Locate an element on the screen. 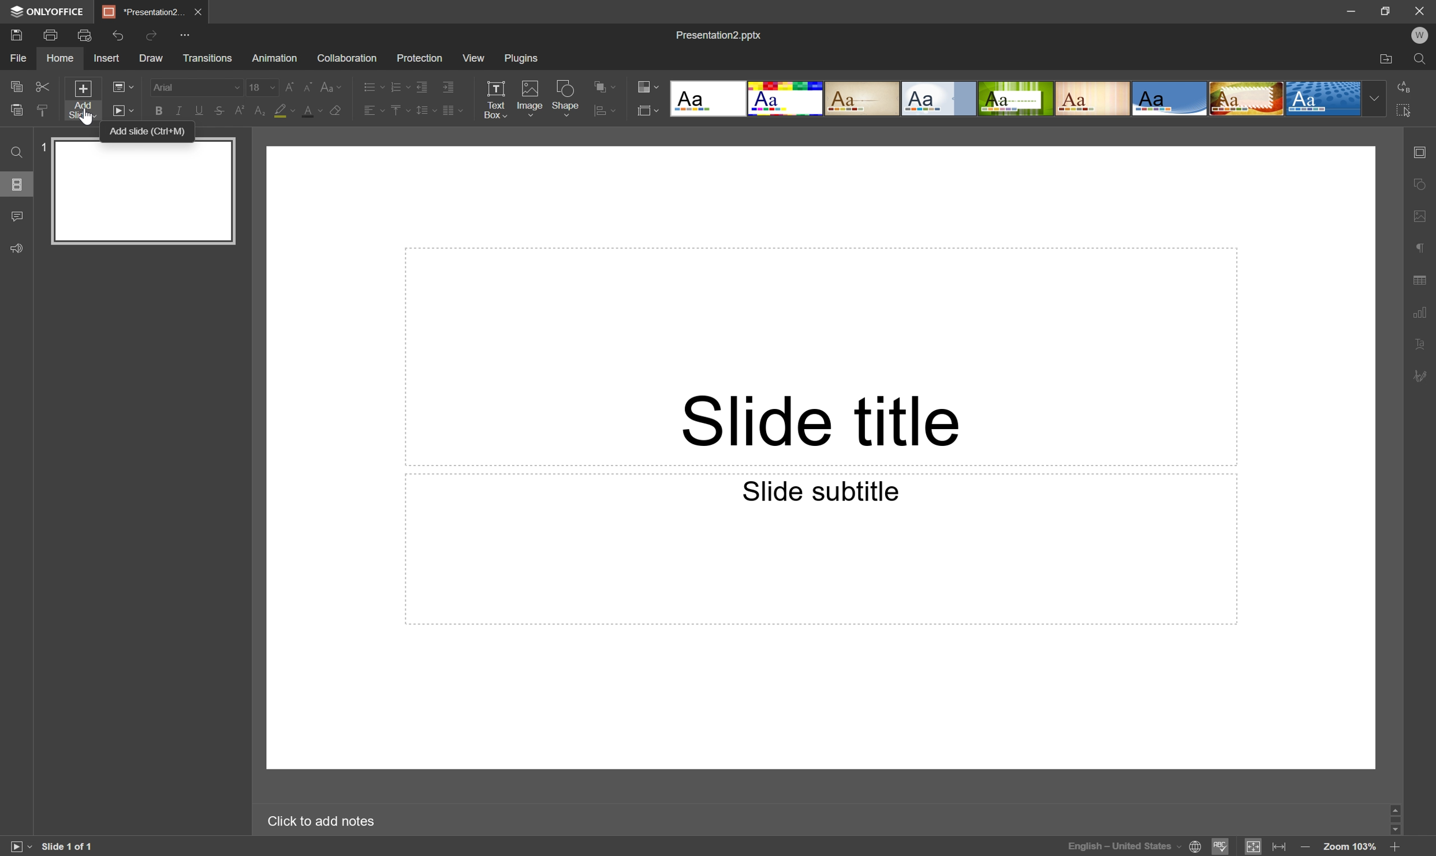  Chart settings is located at coordinates (1422, 310).